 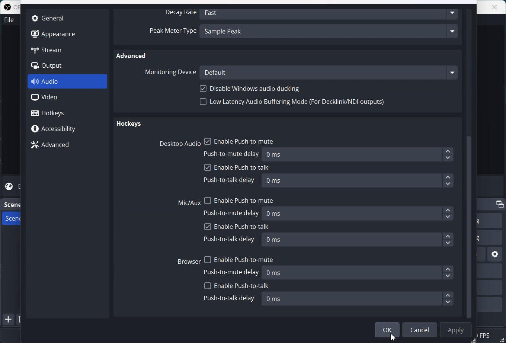 I want to click on 0 ms, so click(x=358, y=180).